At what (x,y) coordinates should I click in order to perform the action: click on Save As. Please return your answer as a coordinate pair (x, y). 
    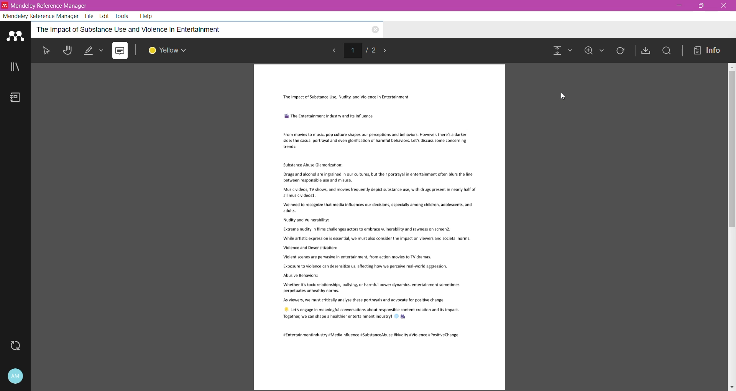
    Looking at the image, I should click on (644, 50).